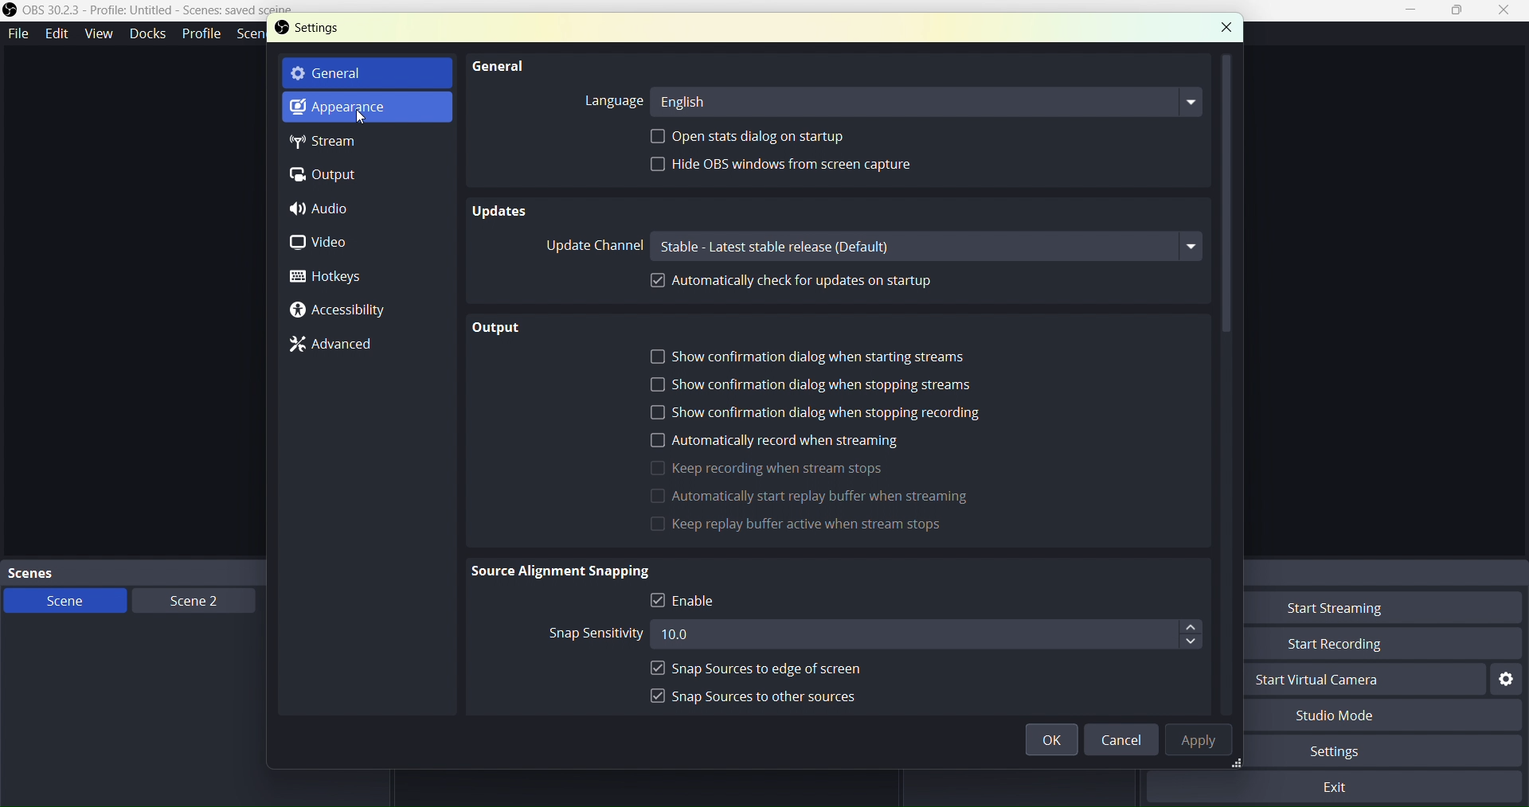  What do you see at coordinates (1056, 739) in the screenshot?
I see `ok` at bounding box center [1056, 739].